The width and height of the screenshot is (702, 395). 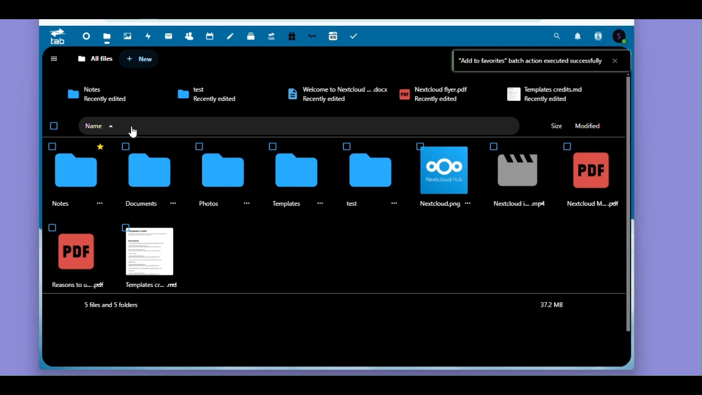 What do you see at coordinates (53, 146) in the screenshot?
I see `Check Box` at bounding box center [53, 146].